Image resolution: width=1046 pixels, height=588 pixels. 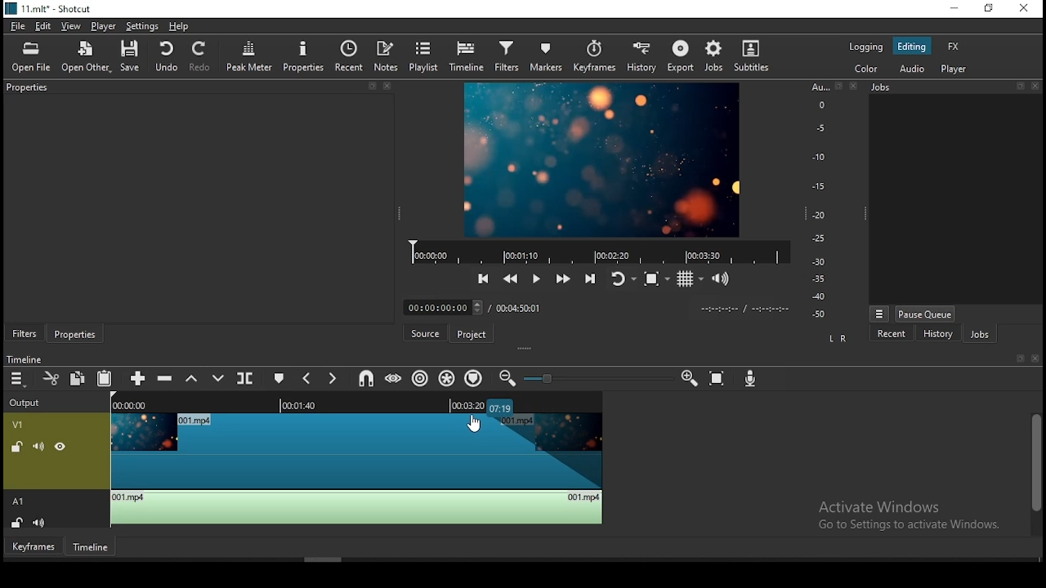 I want to click on minimize, so click(x=957, y=9).